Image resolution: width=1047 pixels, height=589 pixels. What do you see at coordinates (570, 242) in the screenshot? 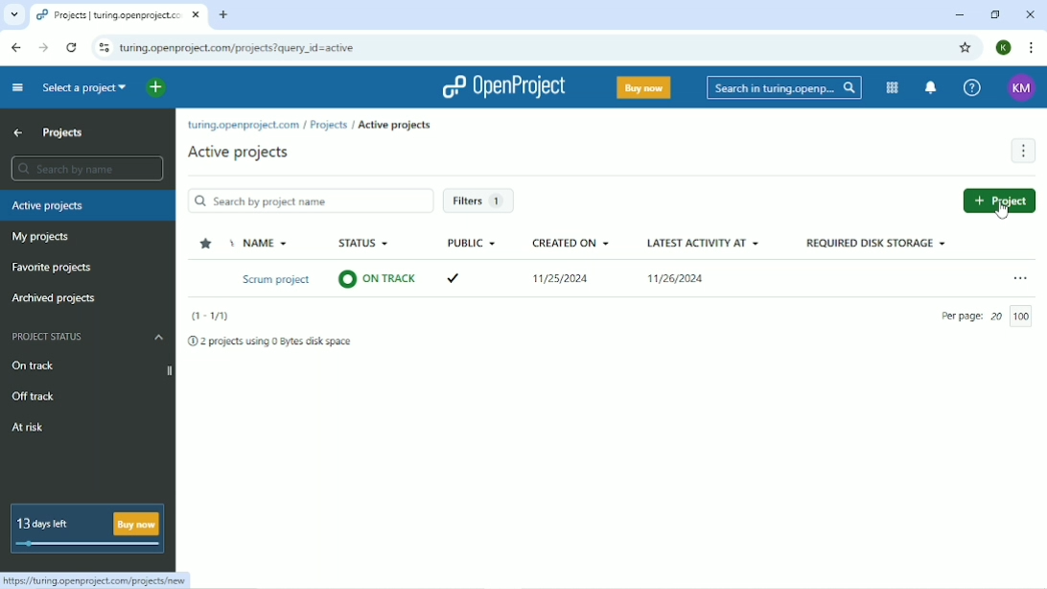
I see `Created on` at bounding box center [570, 242].